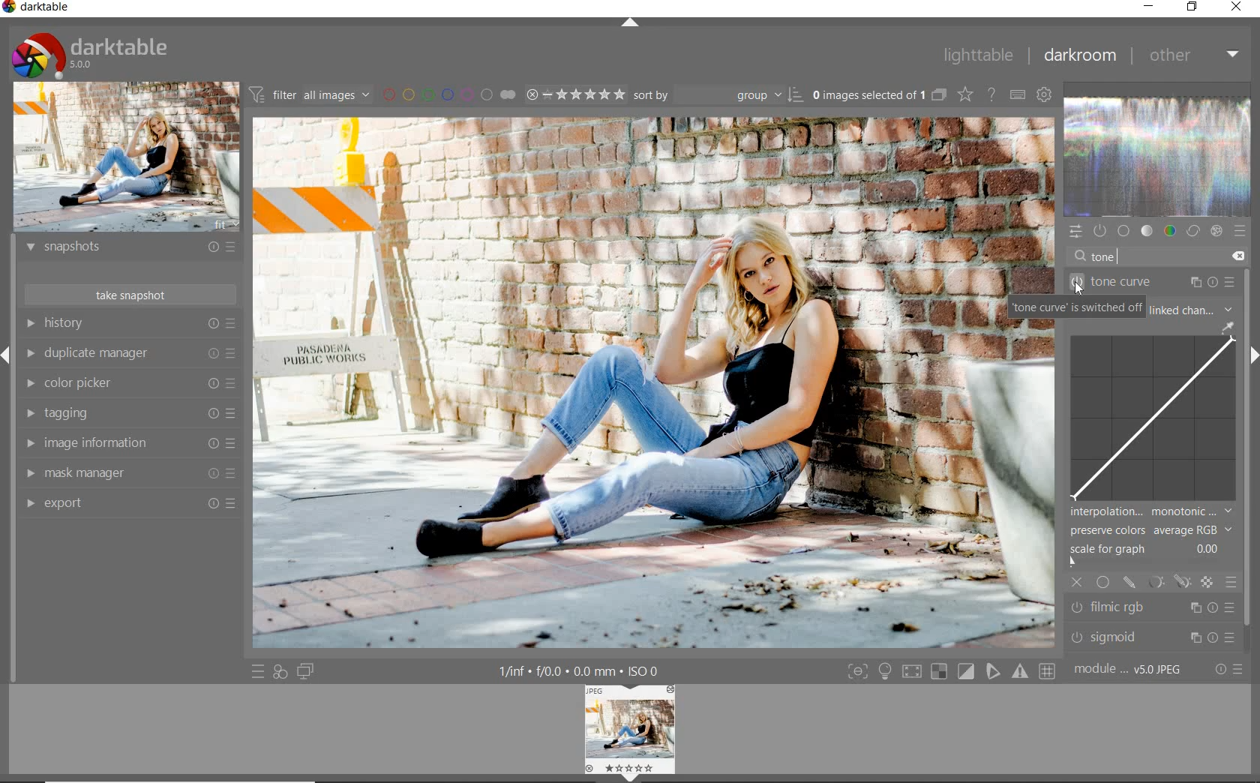 The height and width of the screenshot is (783, 1260). Describe the element at coordinates (574, 96) in the screenshot. I see `range rating of selected images` at that location.